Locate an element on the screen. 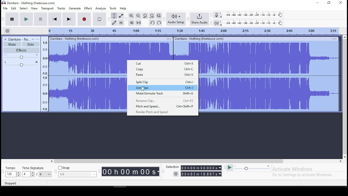  cursor is located at coordinates (142, 89).